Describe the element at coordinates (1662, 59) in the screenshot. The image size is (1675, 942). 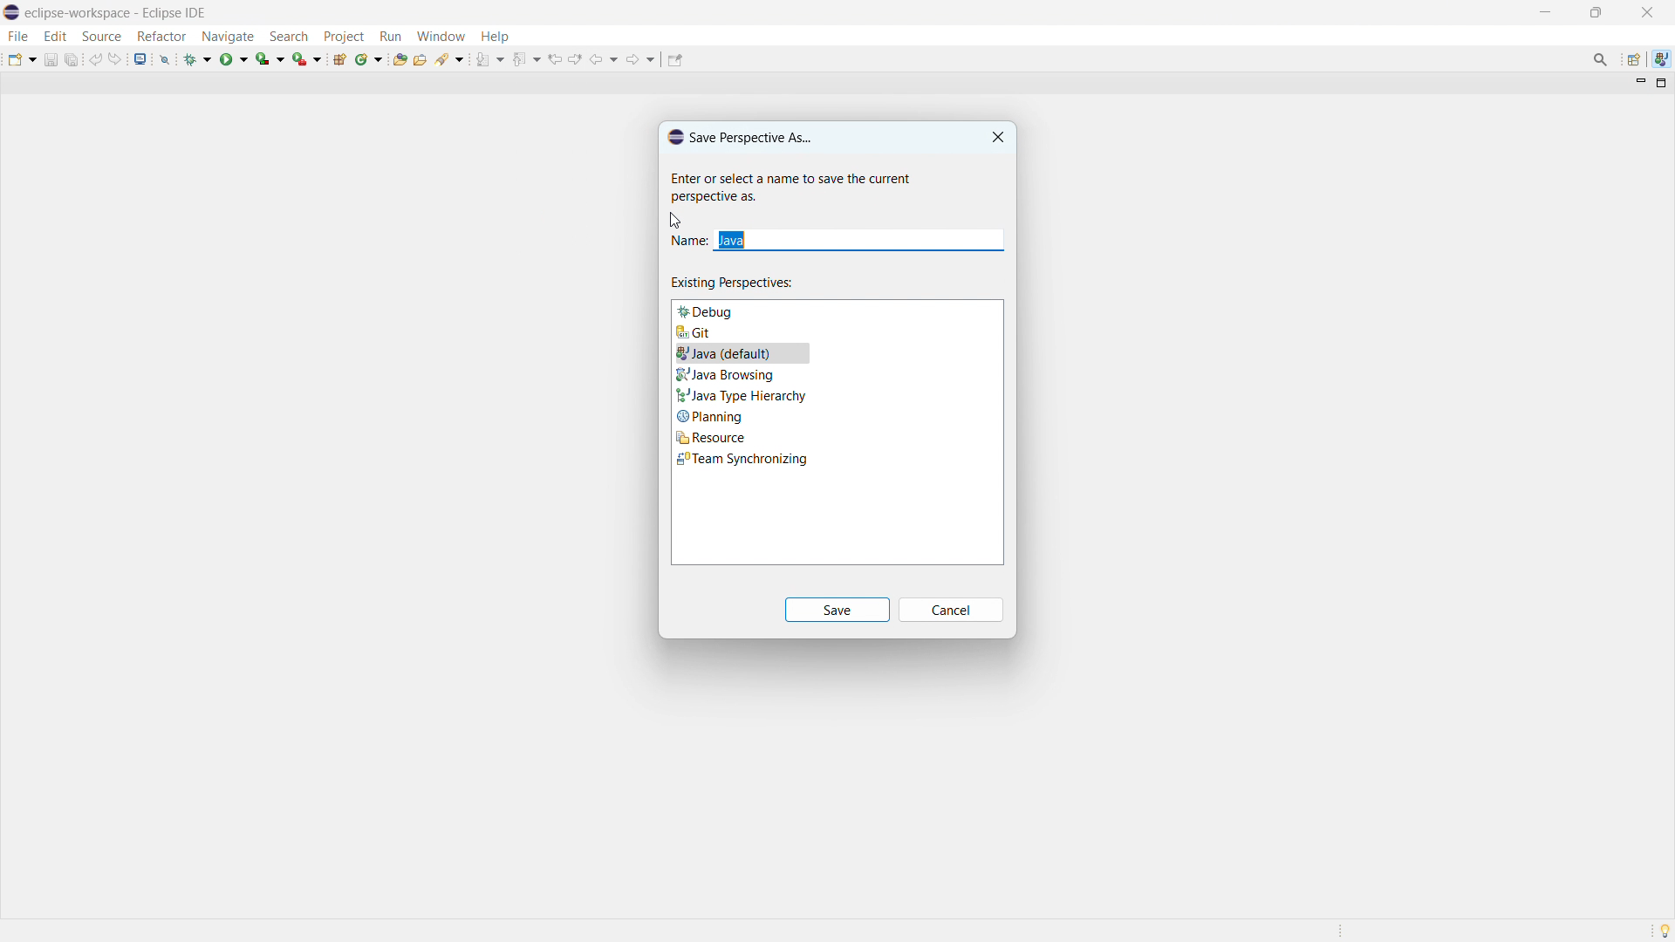
I see `java` at that location.